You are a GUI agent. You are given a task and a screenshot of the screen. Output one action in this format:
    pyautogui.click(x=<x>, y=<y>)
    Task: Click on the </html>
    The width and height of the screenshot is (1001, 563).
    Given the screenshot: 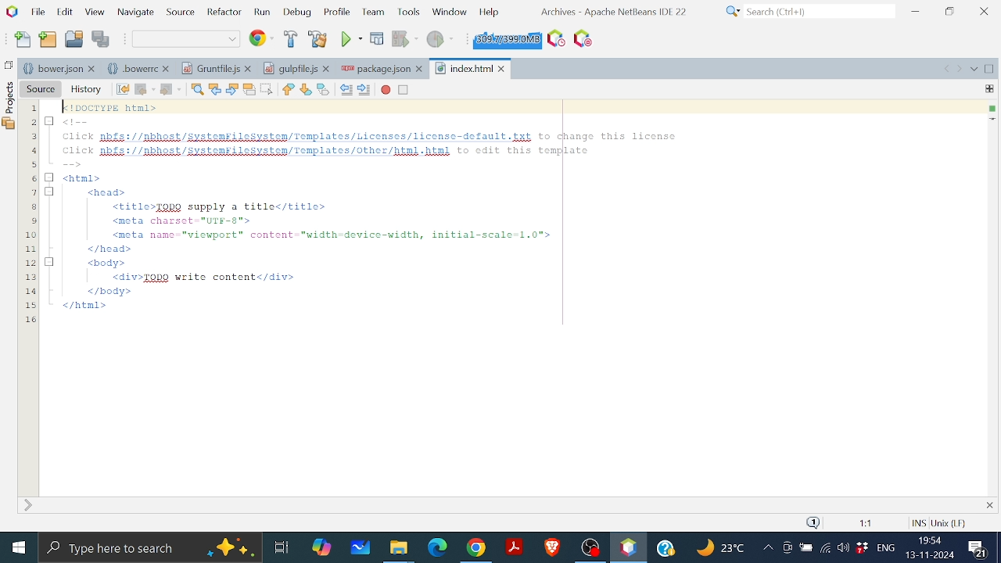 What is the action you would take?
    pyautogui.click(x=87, y=307)
    